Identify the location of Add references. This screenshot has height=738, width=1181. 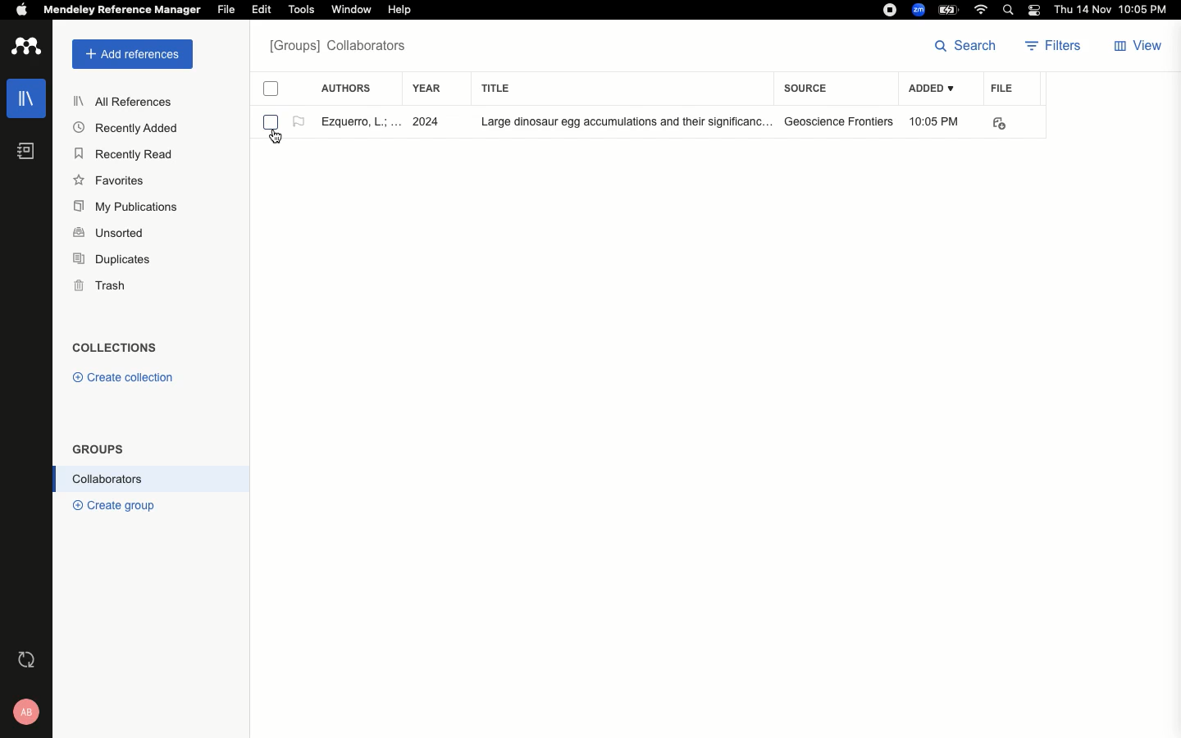
(129, 54).